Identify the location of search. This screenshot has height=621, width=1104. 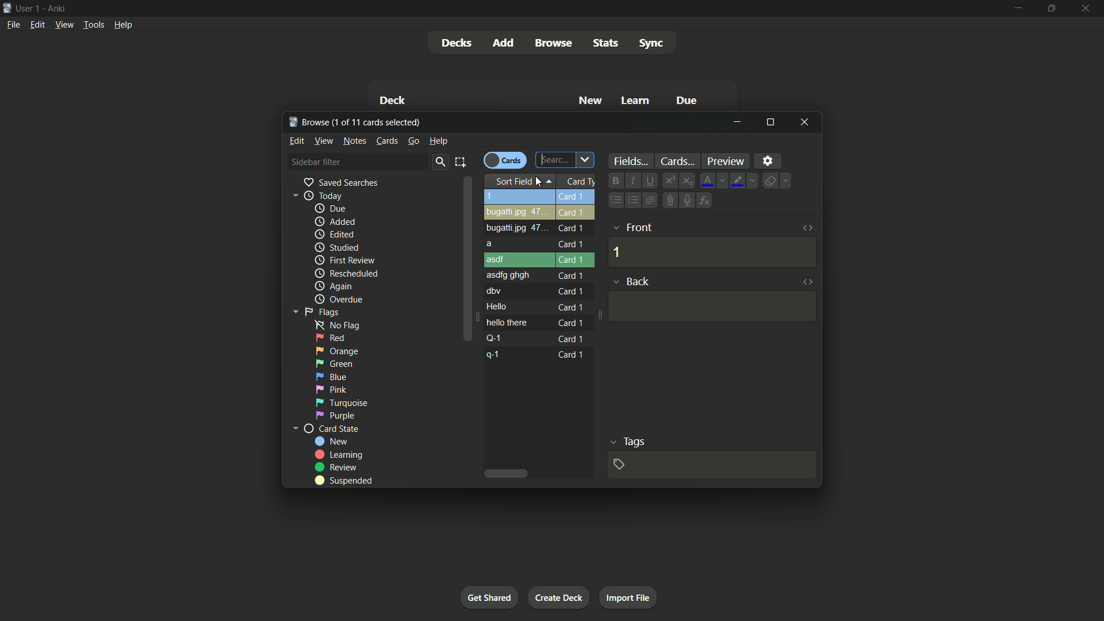
(437, 162).